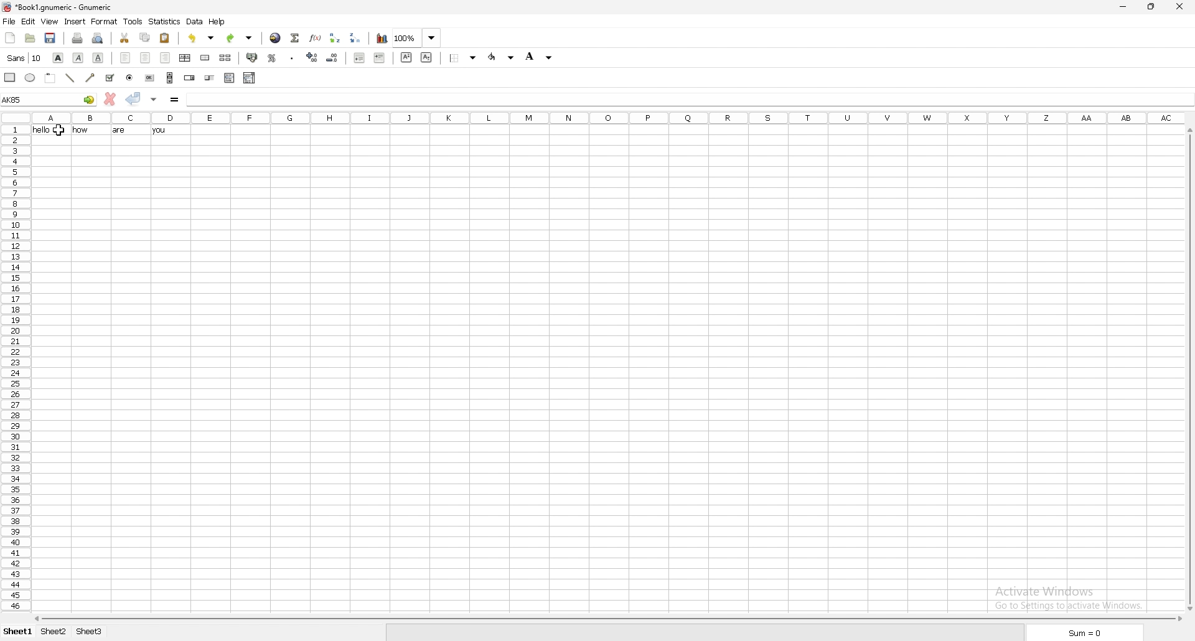 Image resolution: width=1195 pixels, height=641 pixels. What do you see at coordinates (185, 57) in the screenshot?
I see `centre horizontally` at bounding box center [185, 57].